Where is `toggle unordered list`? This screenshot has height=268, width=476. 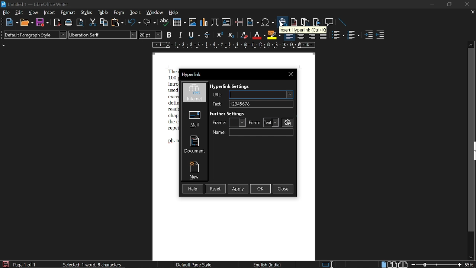
toggle unordered list is located at coordinates (338, 36).